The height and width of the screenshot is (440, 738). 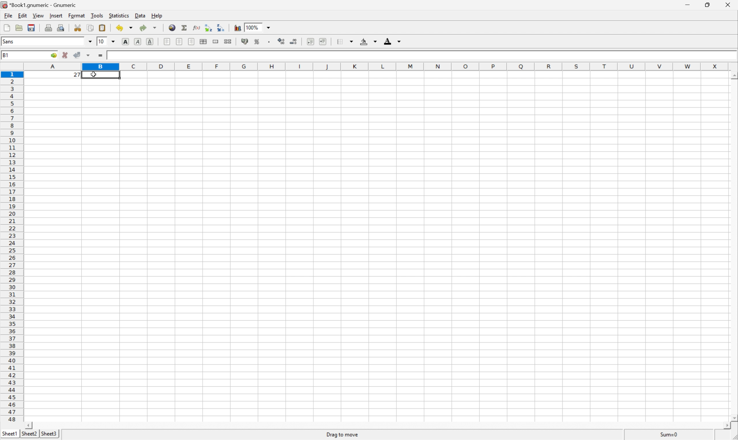 I want to click on 10, so click(x=101, y=42).